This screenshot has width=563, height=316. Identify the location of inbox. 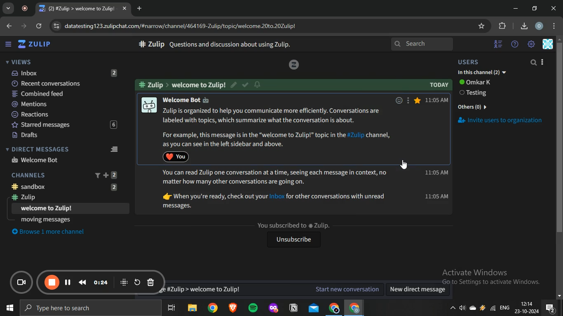
(63, 73).